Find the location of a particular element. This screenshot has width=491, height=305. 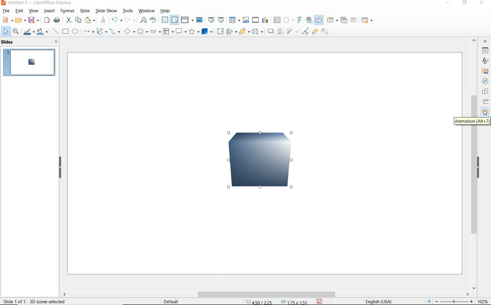

lines and arrows is located at coordinates (89, 32).